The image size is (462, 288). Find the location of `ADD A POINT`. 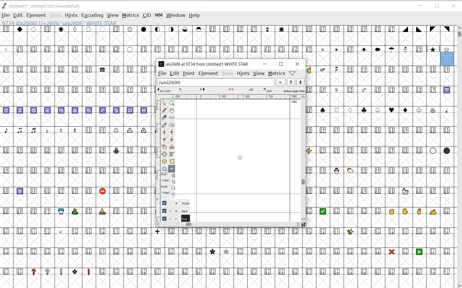

ADD A POINT is located at coordinates (165, 125).